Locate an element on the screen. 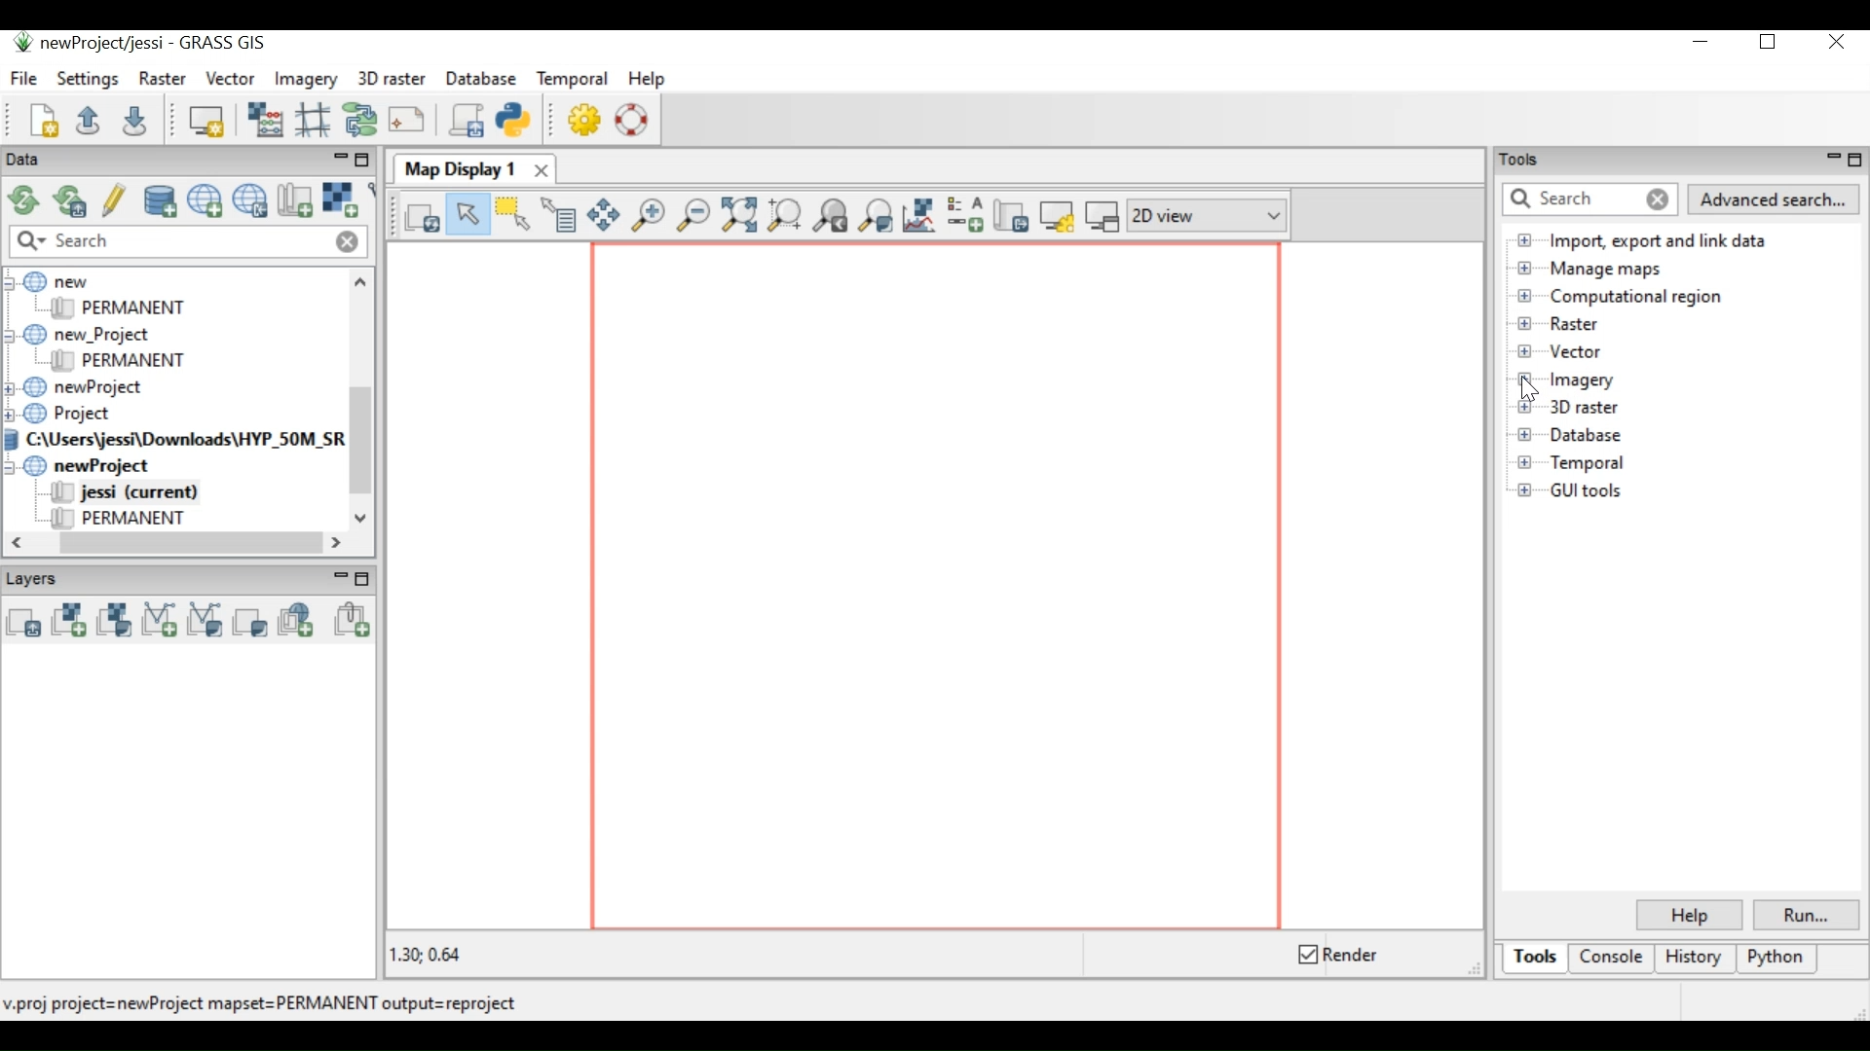 The image size is (1870, 1051). Georectifier is located at coordinates (313, 119).